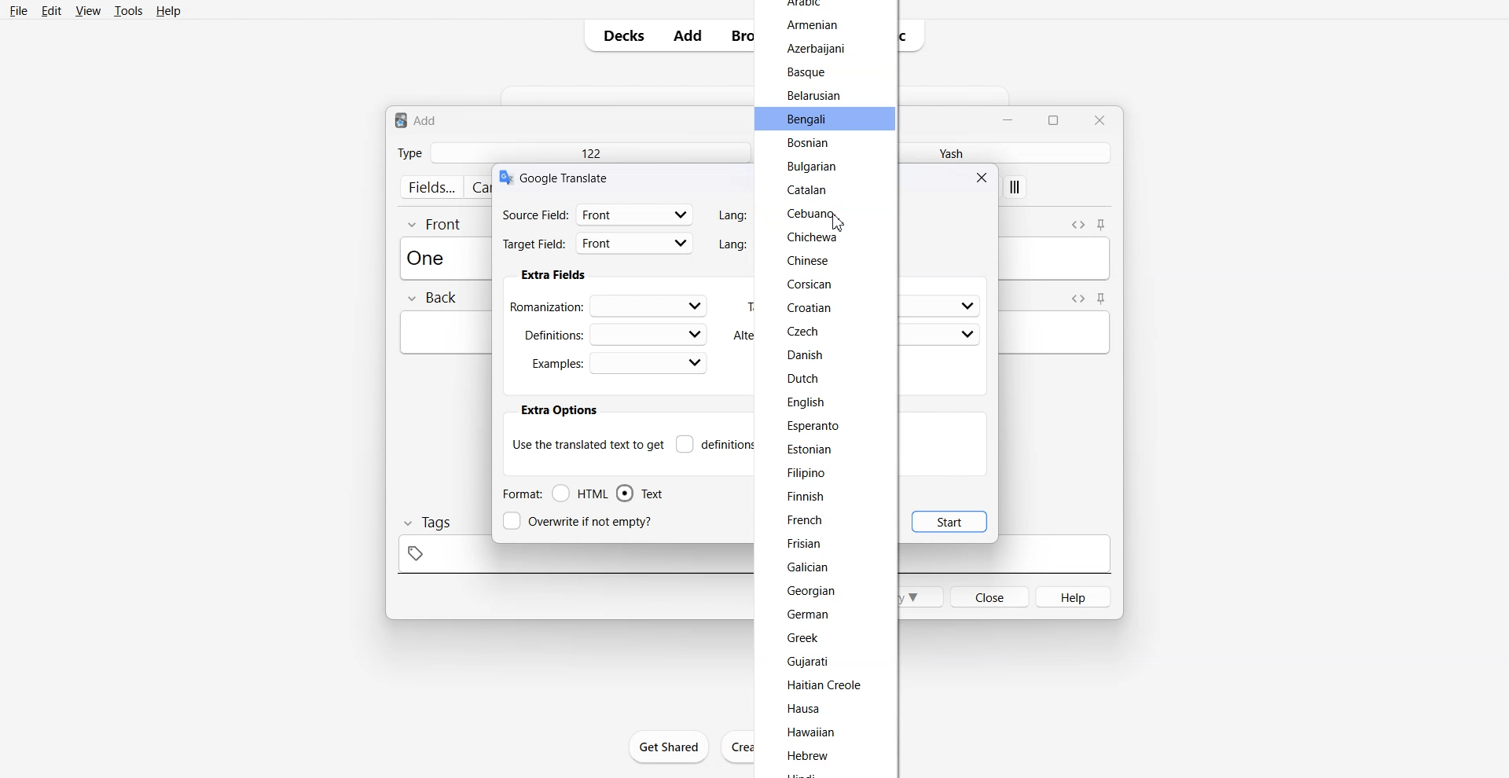 This screenshot has height=778, width=1509. What do you see at coordinates (128, 10) in the screenshot?
I see `Tools` at bounding box center [128, 10].